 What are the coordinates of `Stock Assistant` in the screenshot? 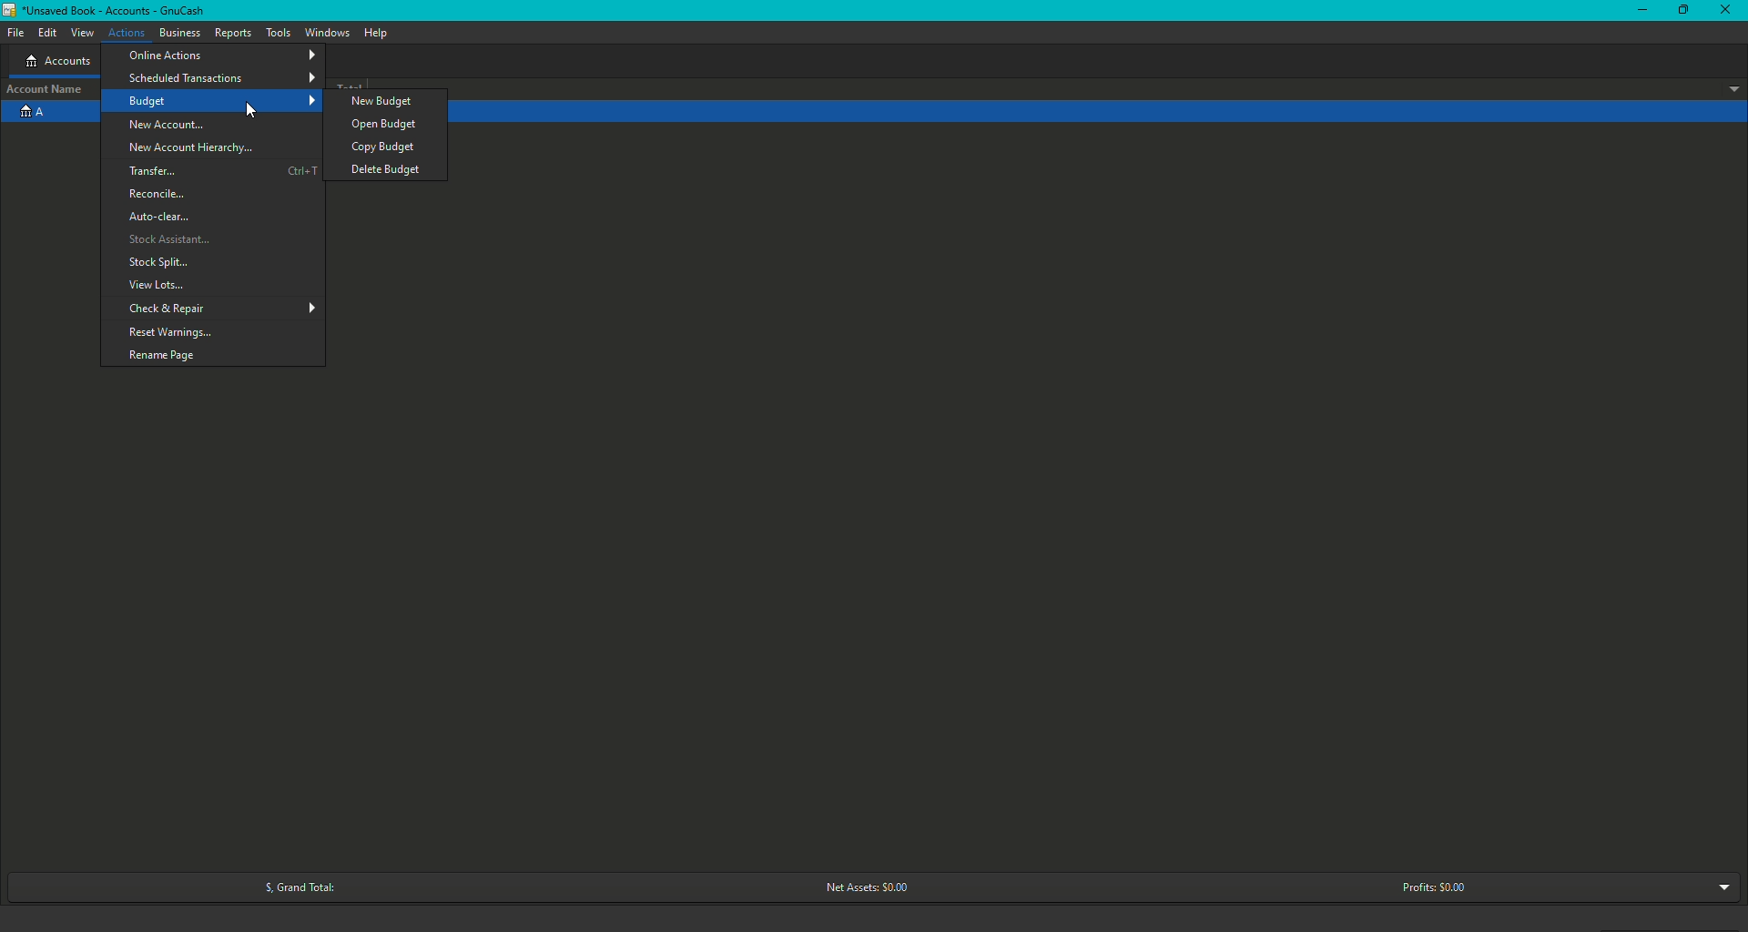 It's located at (175, 238).